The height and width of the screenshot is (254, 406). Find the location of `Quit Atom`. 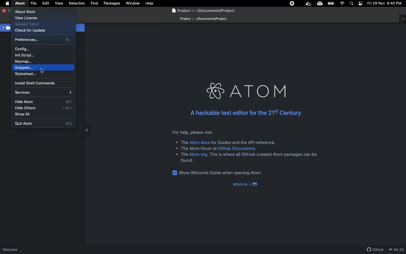

Quit Atom is located at coordinates (44, 123).